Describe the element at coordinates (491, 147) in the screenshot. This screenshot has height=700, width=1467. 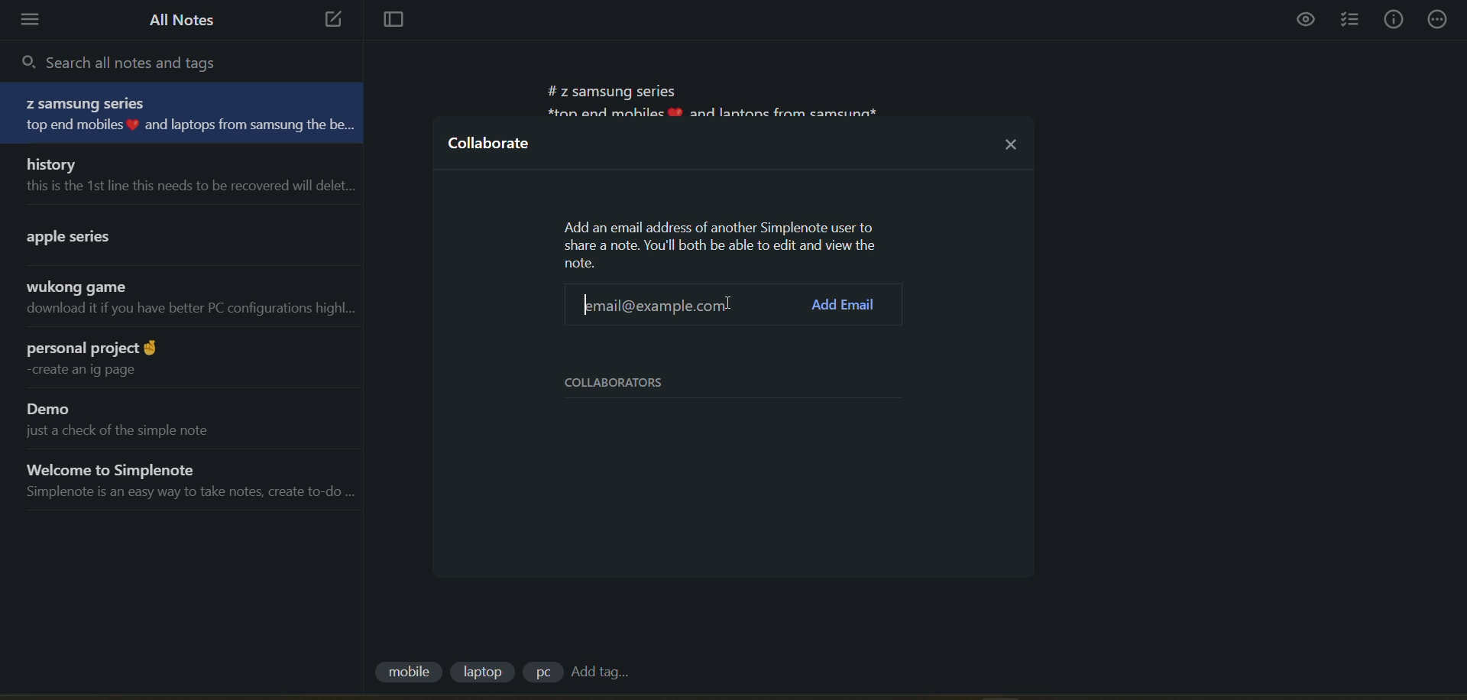
I see `collaborate` at that location.